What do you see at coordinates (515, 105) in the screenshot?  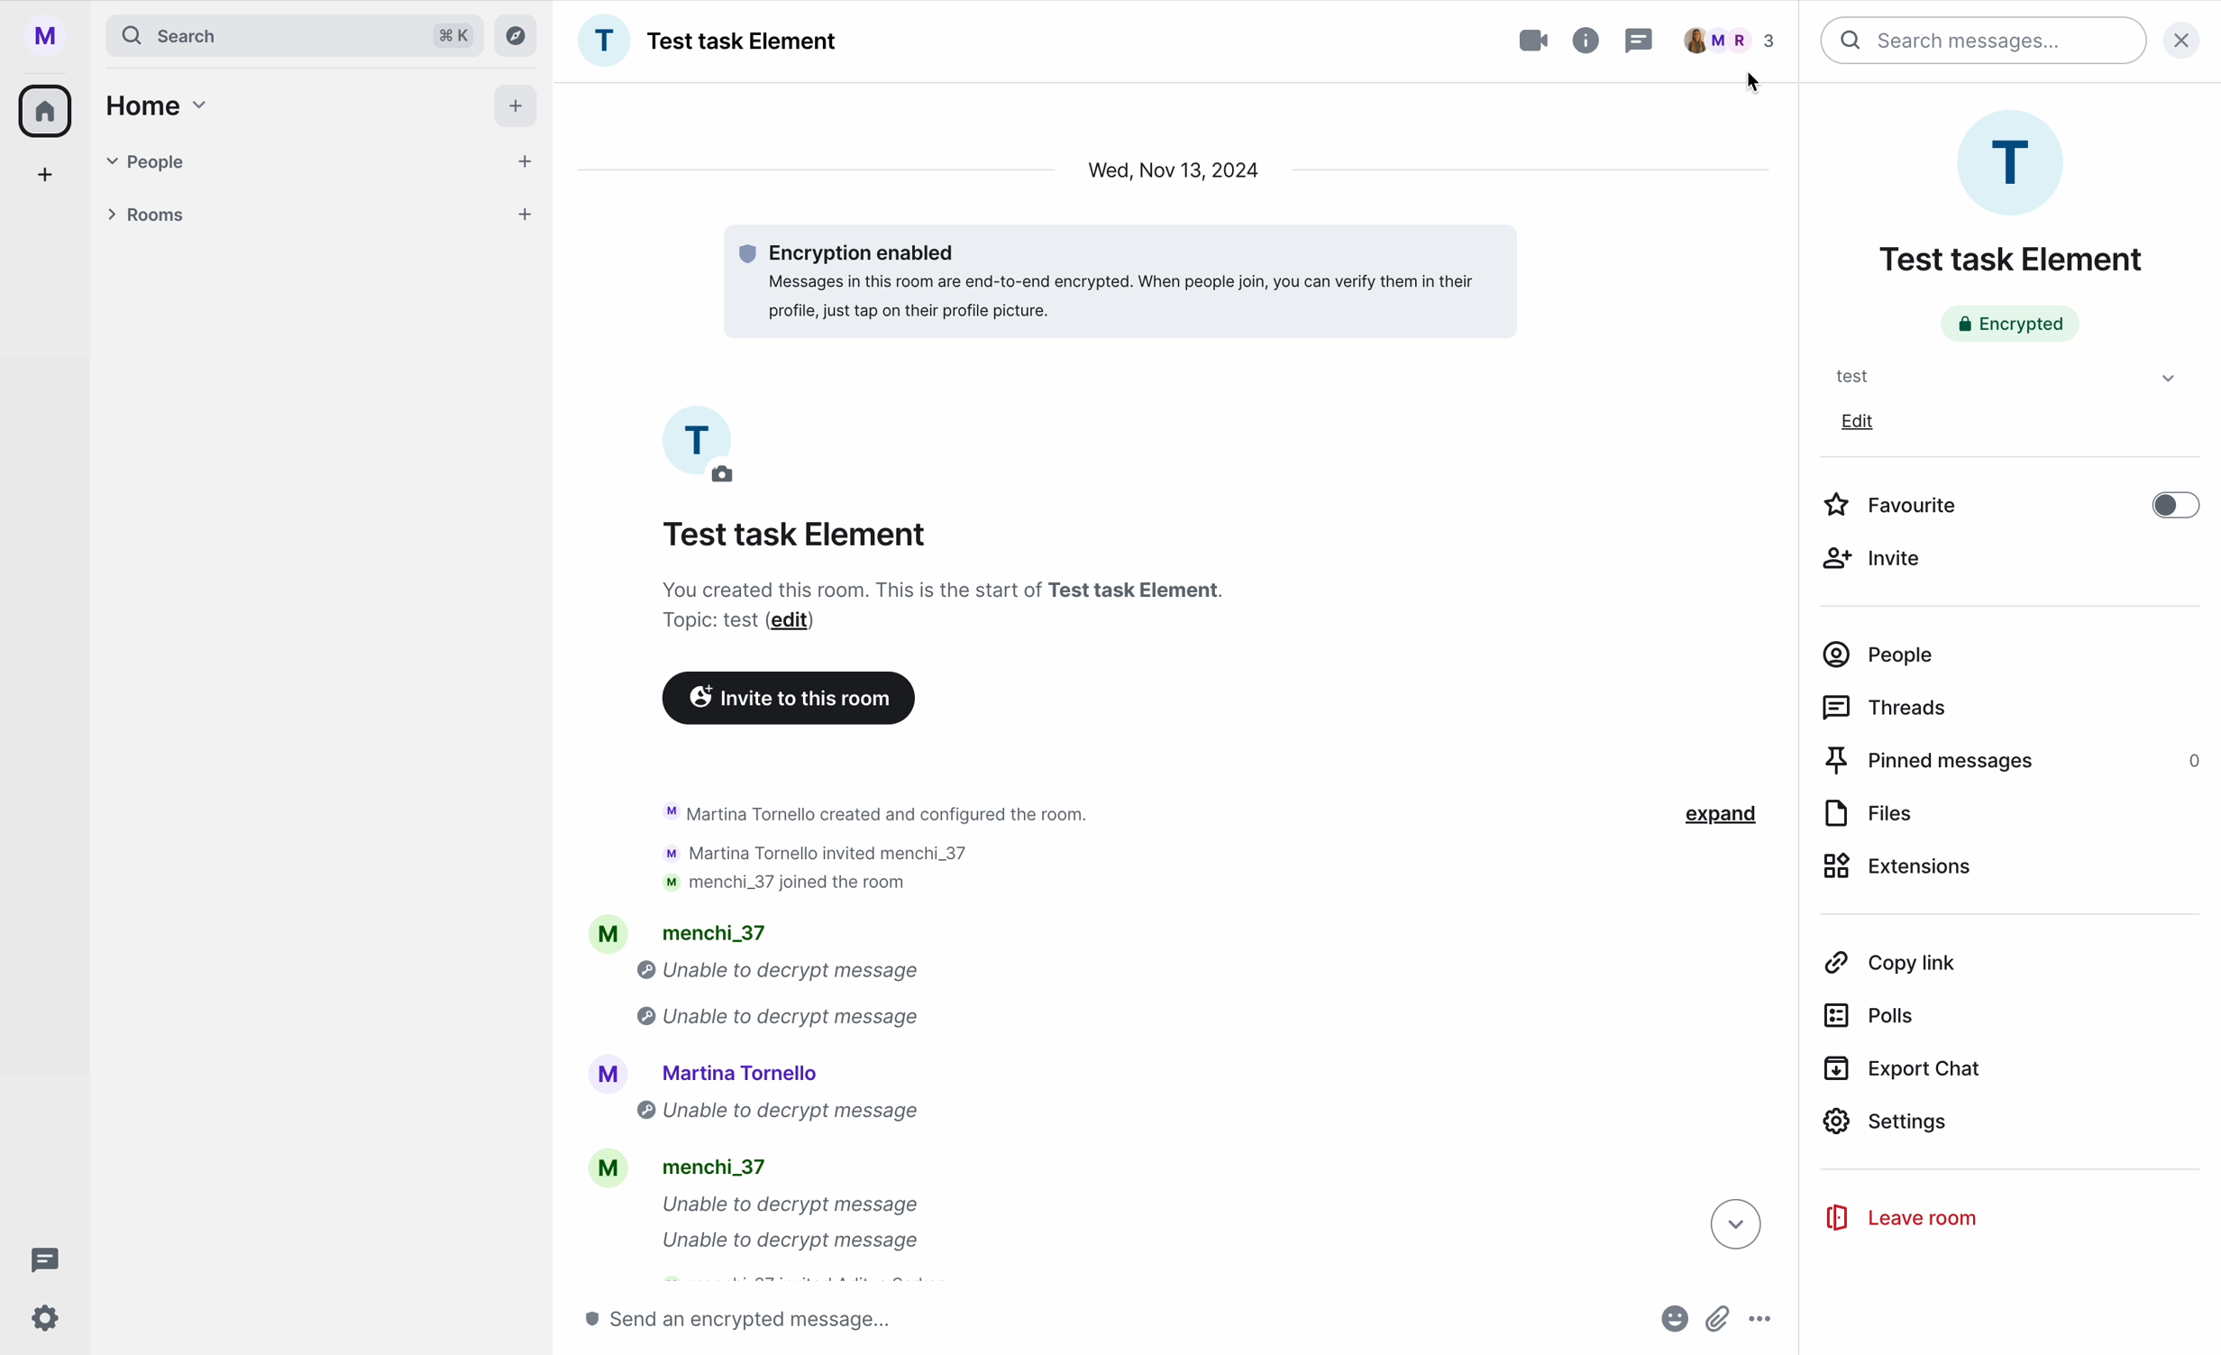 I see `add` at bounding box center [515, 105].